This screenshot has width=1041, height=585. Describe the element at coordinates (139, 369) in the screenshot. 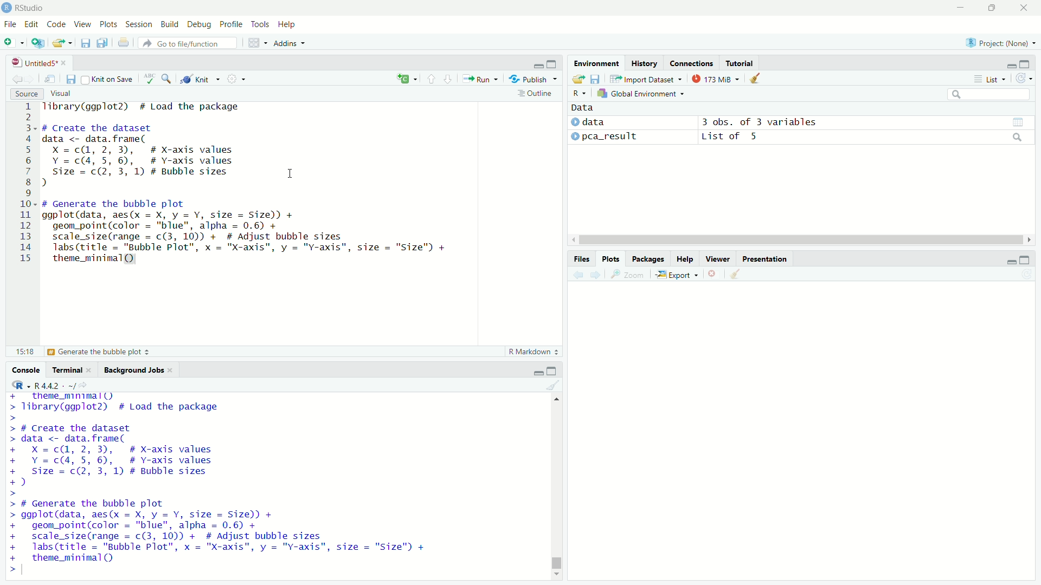

I see `background jobs` at that location.